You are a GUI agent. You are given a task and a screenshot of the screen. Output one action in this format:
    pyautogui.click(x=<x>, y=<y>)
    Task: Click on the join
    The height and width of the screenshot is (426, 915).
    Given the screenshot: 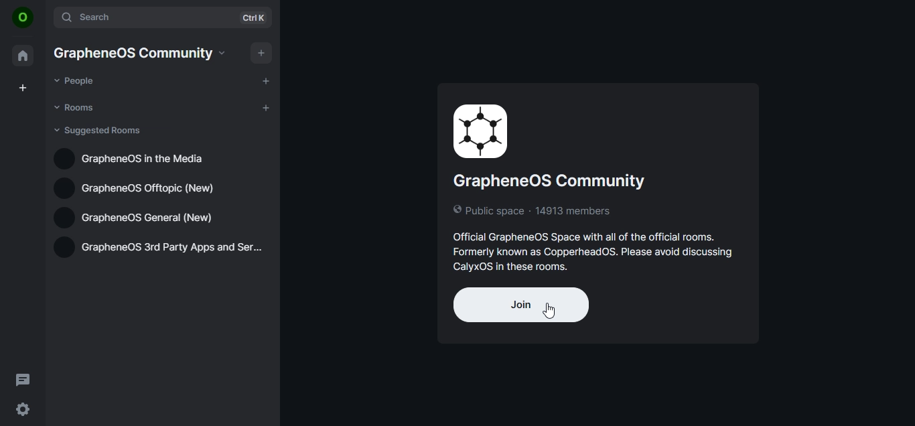 What is the action you would take?
    pyautogui.click(x=520, y=305)
    